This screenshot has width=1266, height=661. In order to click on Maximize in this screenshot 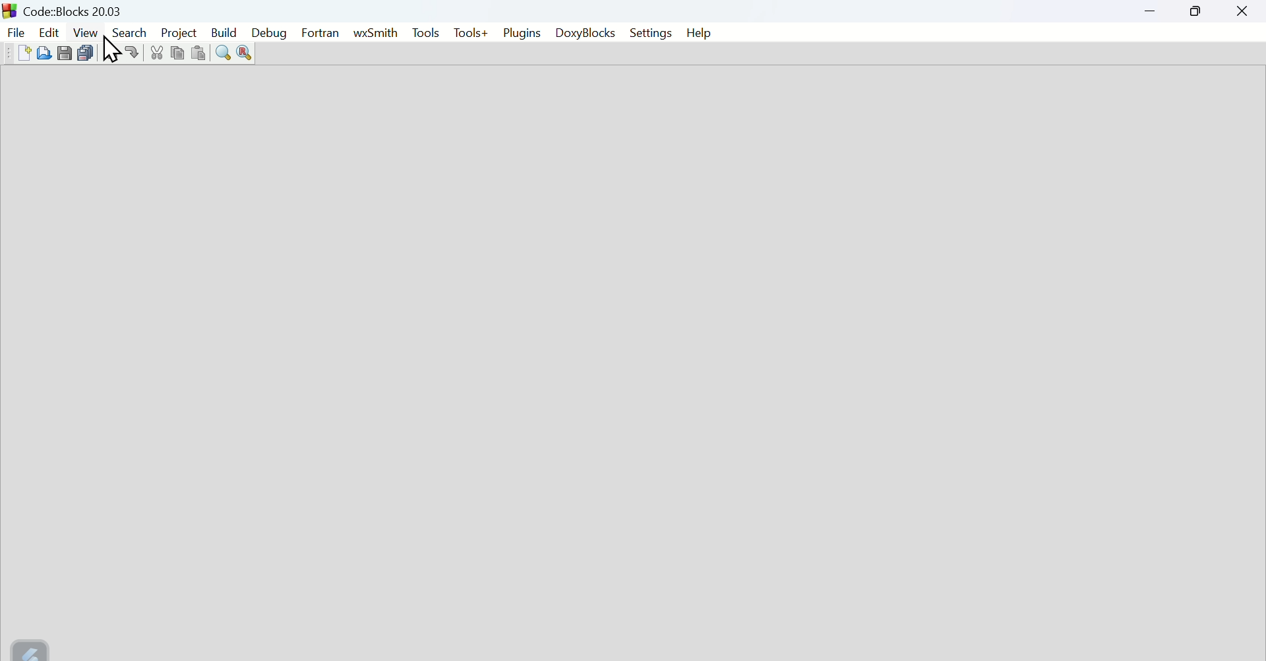, I will do `click(1196, 11)`.